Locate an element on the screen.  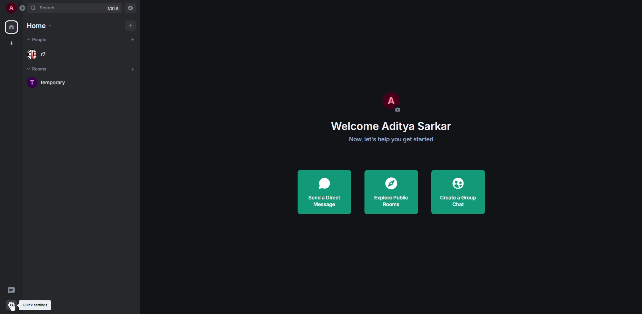
create a group chat is located at coordinates (458, 191).